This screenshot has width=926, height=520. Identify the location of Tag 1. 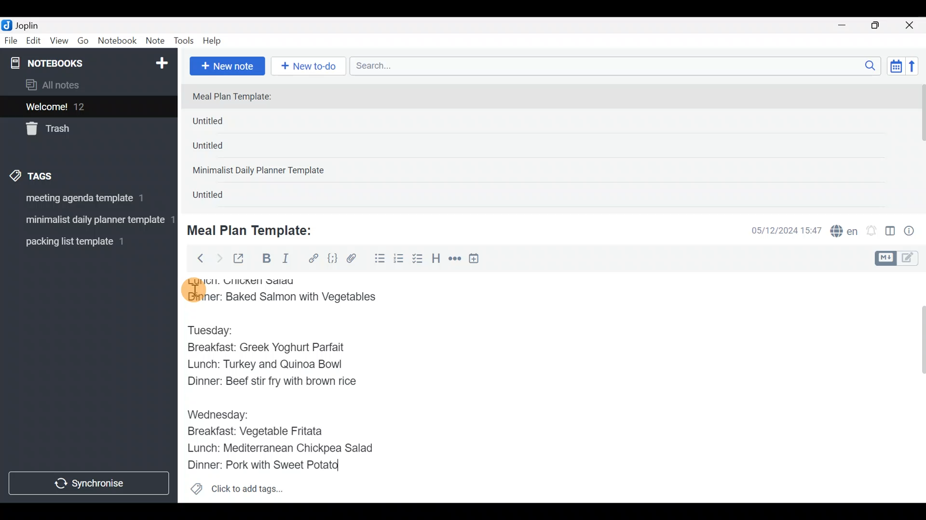
(86, 201).